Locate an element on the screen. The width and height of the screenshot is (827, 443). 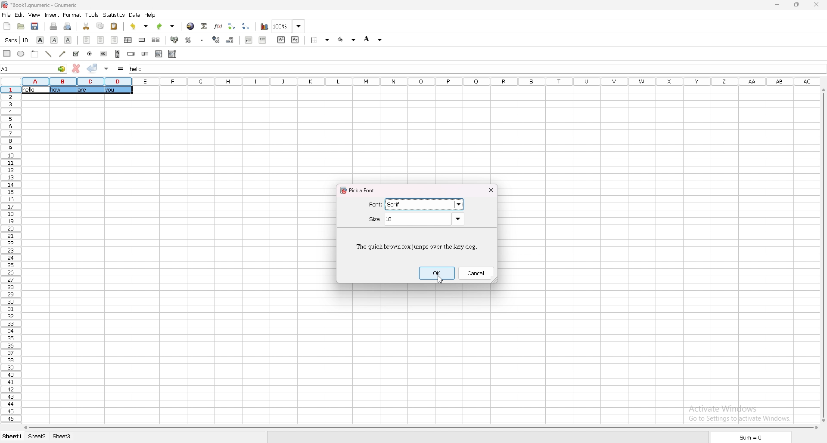
merge cells is located at coordinates (142, 40).